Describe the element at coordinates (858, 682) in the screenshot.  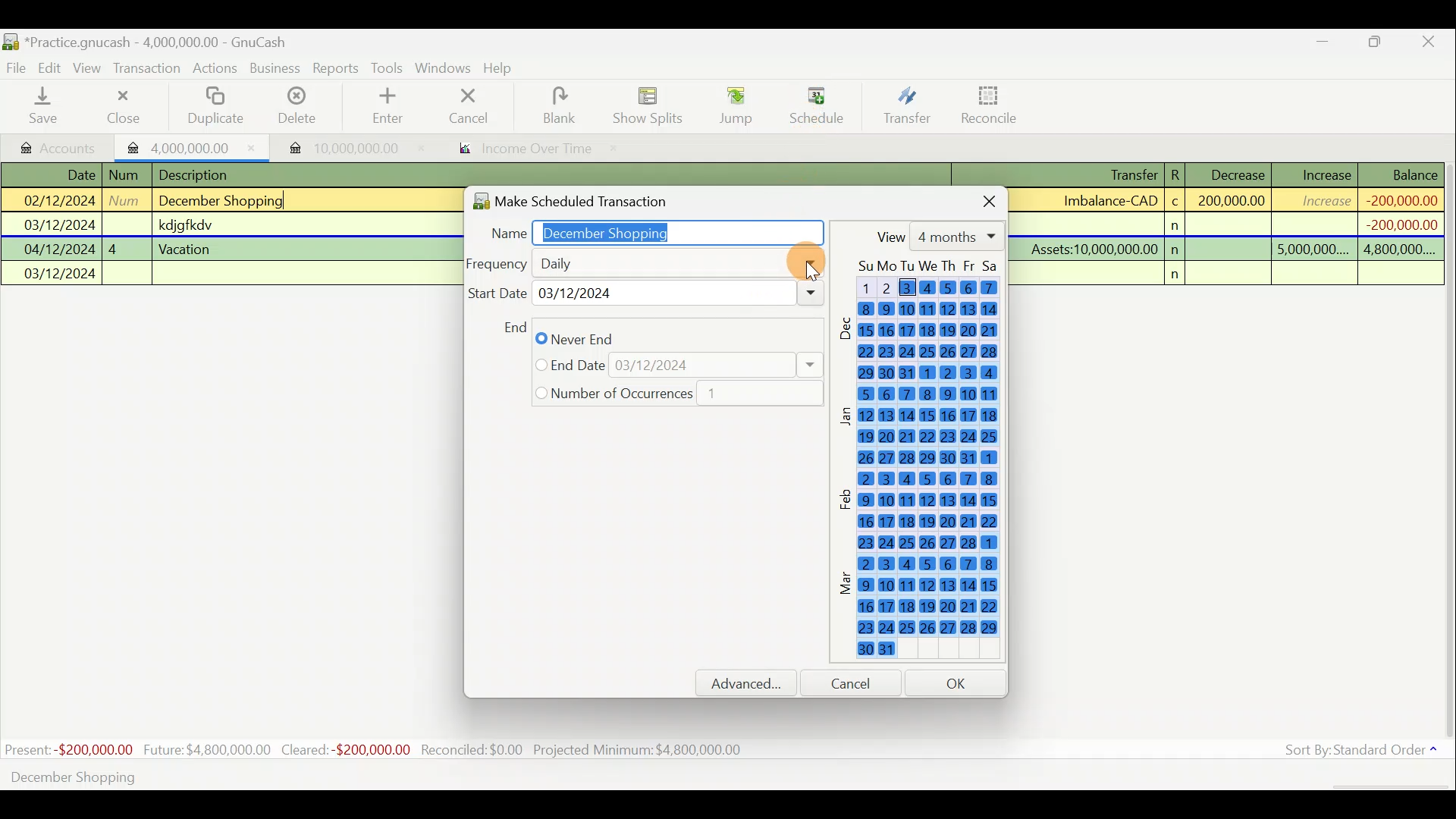
I see `Cancel` at that location.